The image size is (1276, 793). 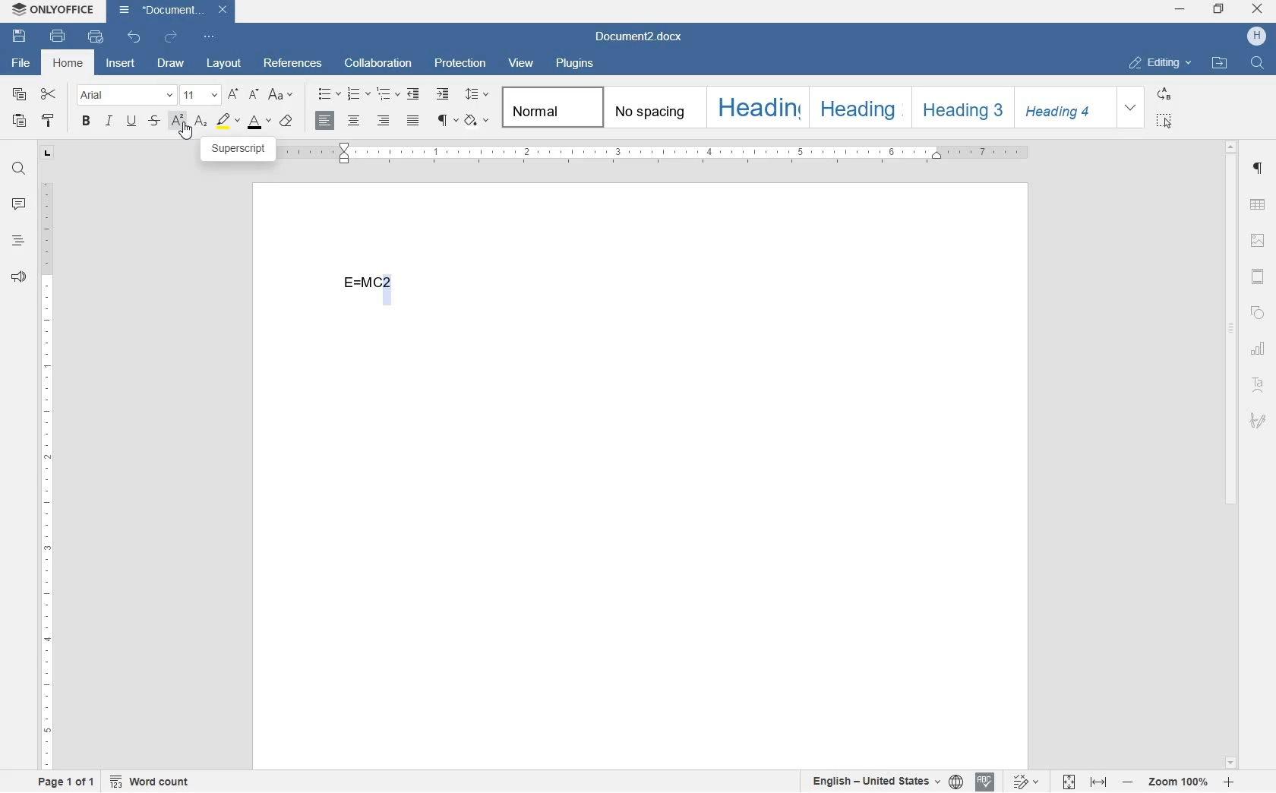 What do you see at coordinates (1259, 313) in the screenshot?
I see `shape` at bounding box center [1259, 313].